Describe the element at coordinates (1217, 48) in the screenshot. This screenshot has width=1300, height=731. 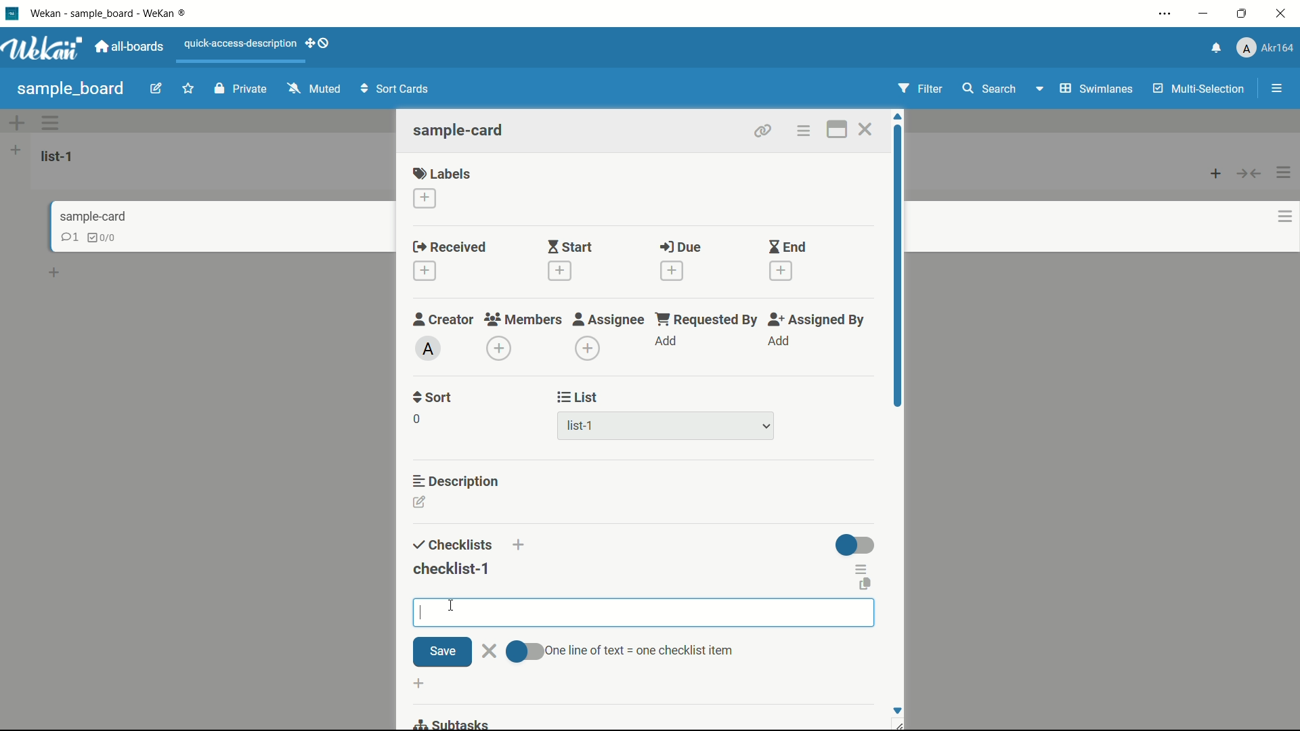
I see `notifications` at that location.